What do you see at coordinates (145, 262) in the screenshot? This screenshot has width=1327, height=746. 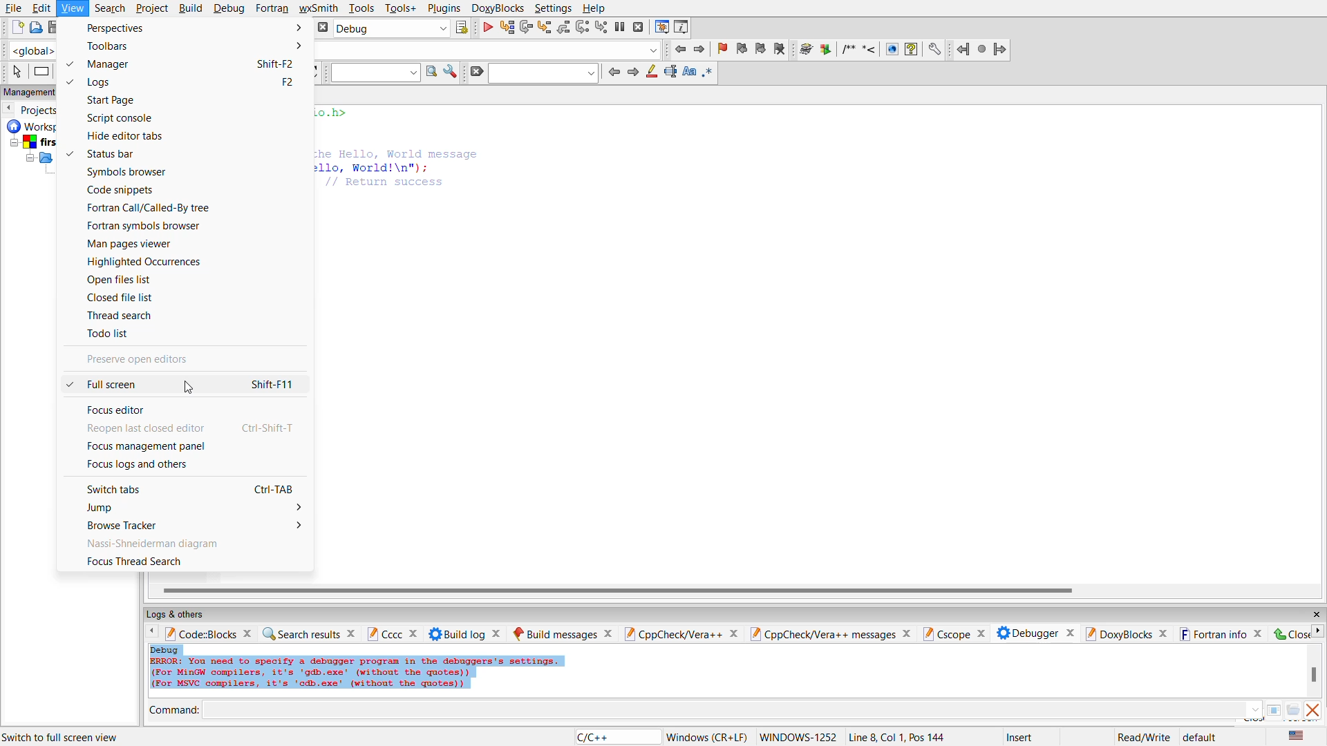 I see `highlighted occurences` at bounding box center [145, 262].